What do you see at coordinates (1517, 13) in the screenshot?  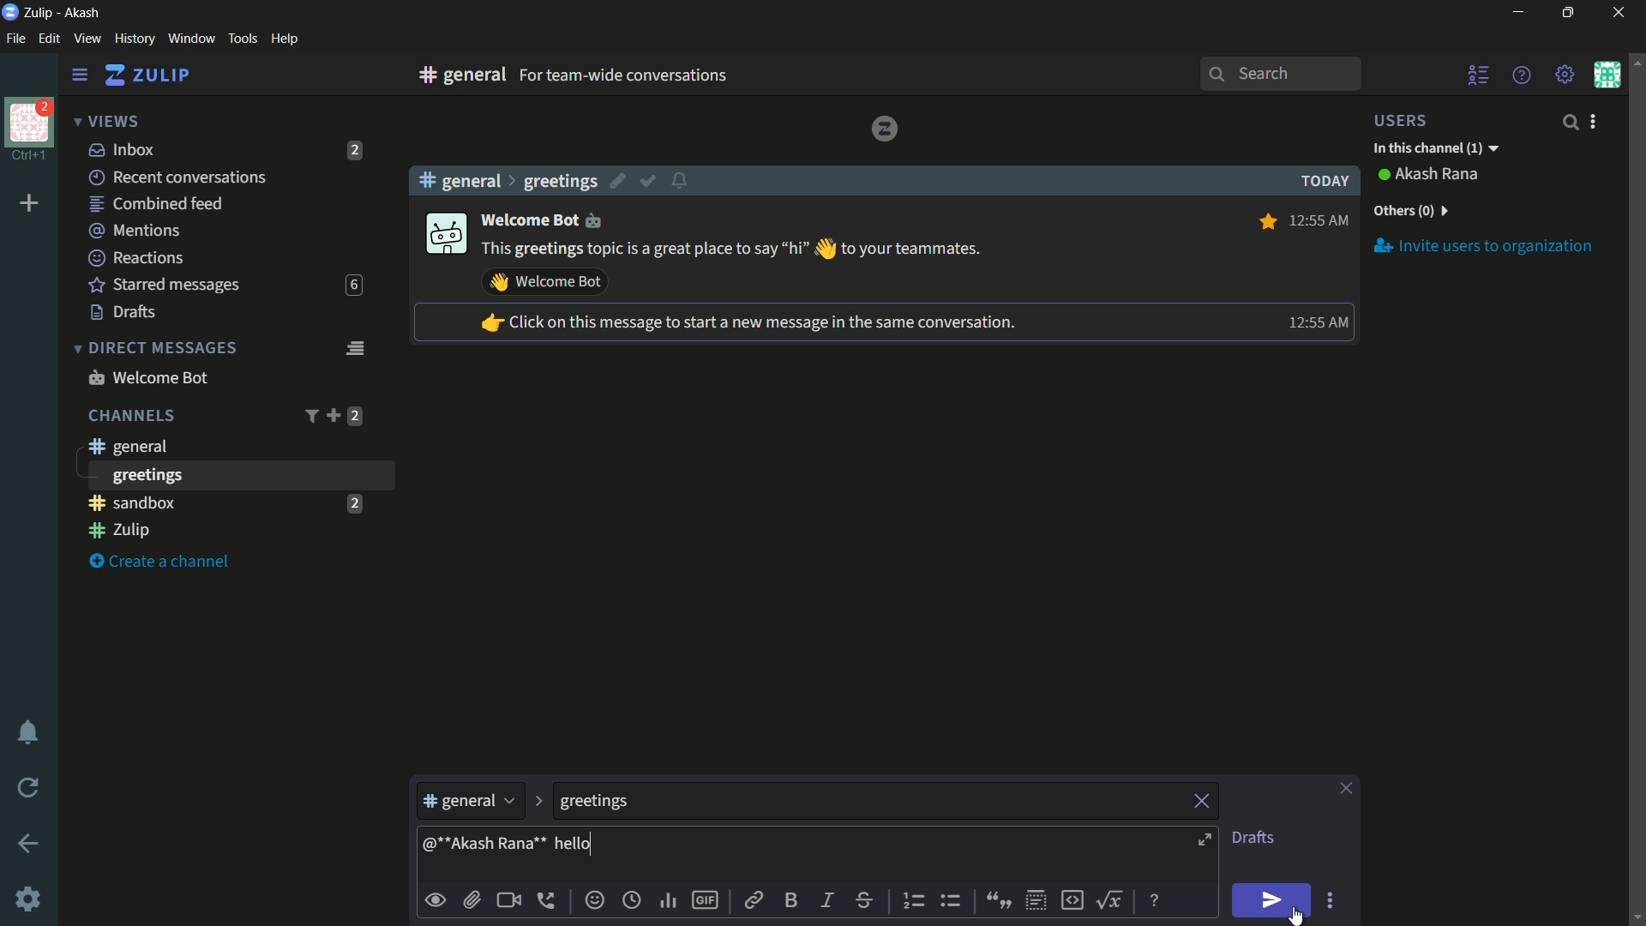 I see `minimize` at bounding box center [1517, 13].